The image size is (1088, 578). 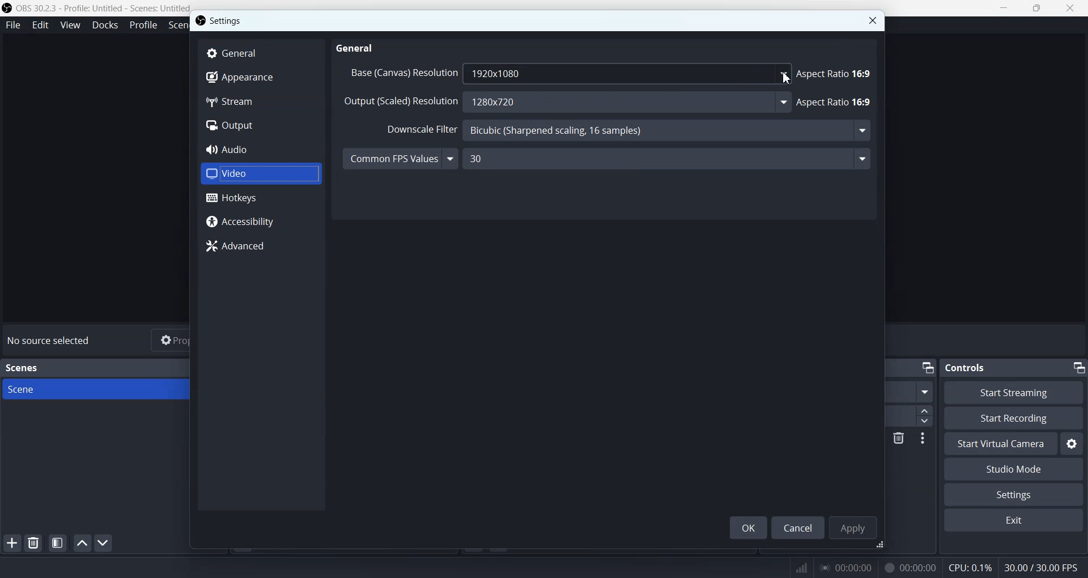 What do you see at coordinates (262, 52) in the screenshot?
I see `General` at bounding box center [262, 52].